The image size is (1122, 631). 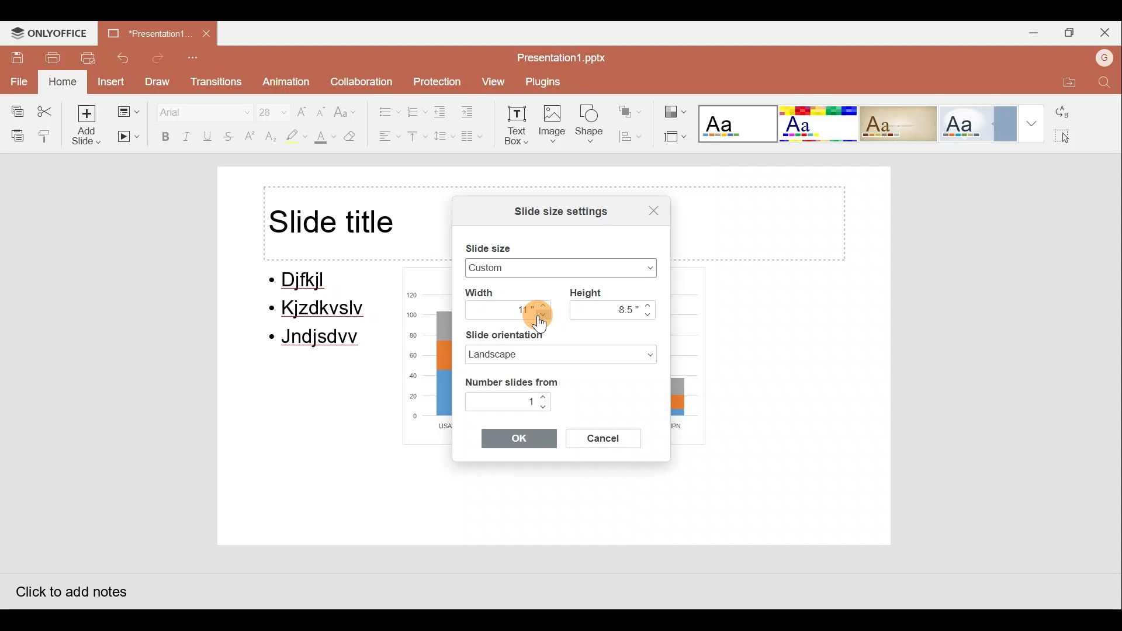 I want to click on Save, so click(x=13, y=54).